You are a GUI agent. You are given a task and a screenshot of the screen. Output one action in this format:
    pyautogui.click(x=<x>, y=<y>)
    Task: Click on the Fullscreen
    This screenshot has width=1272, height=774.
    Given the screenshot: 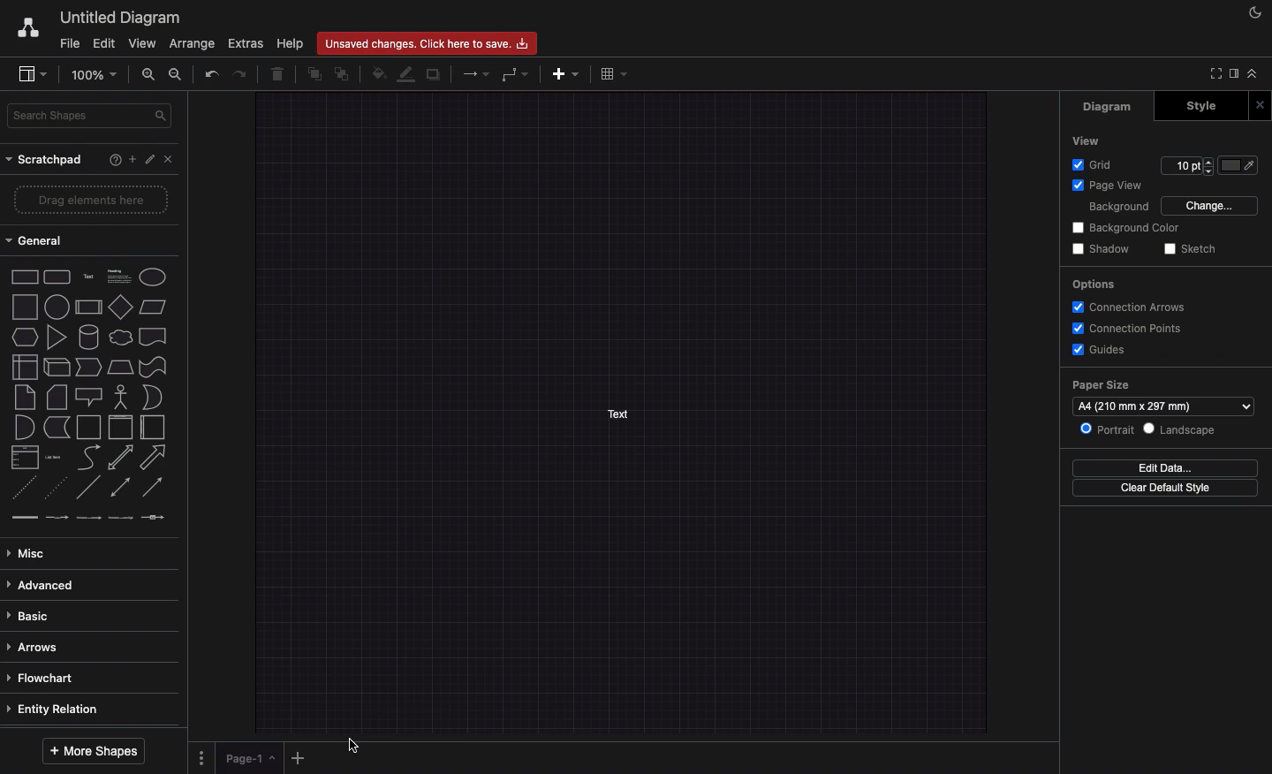 What is the action you would take?
    pyautogui.click(x=1215, y=72)
    